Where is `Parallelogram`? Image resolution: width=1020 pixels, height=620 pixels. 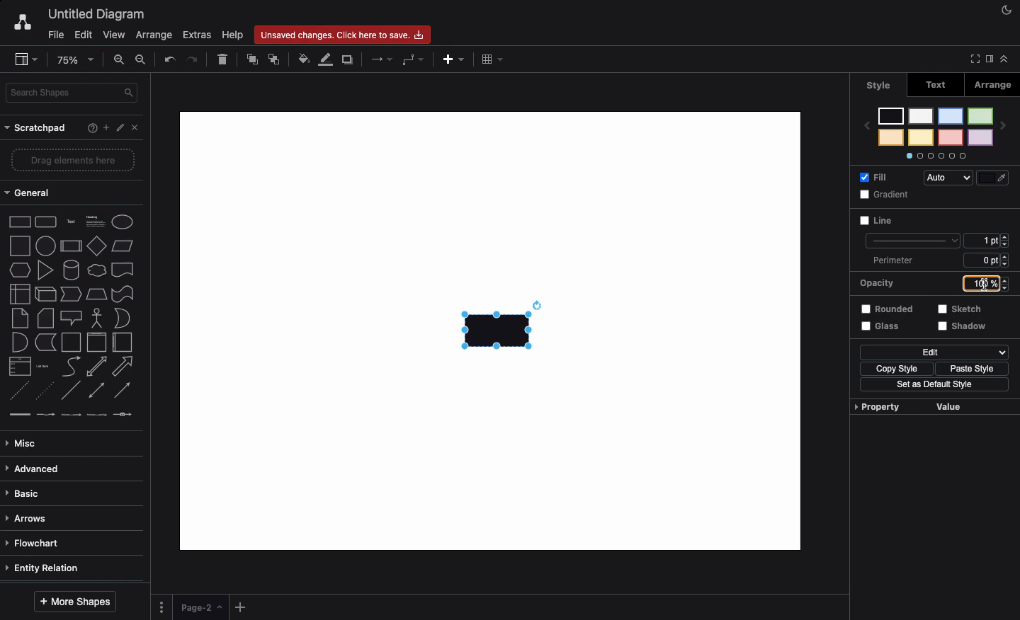 Parallelogram is located at coordinates (121, 245).